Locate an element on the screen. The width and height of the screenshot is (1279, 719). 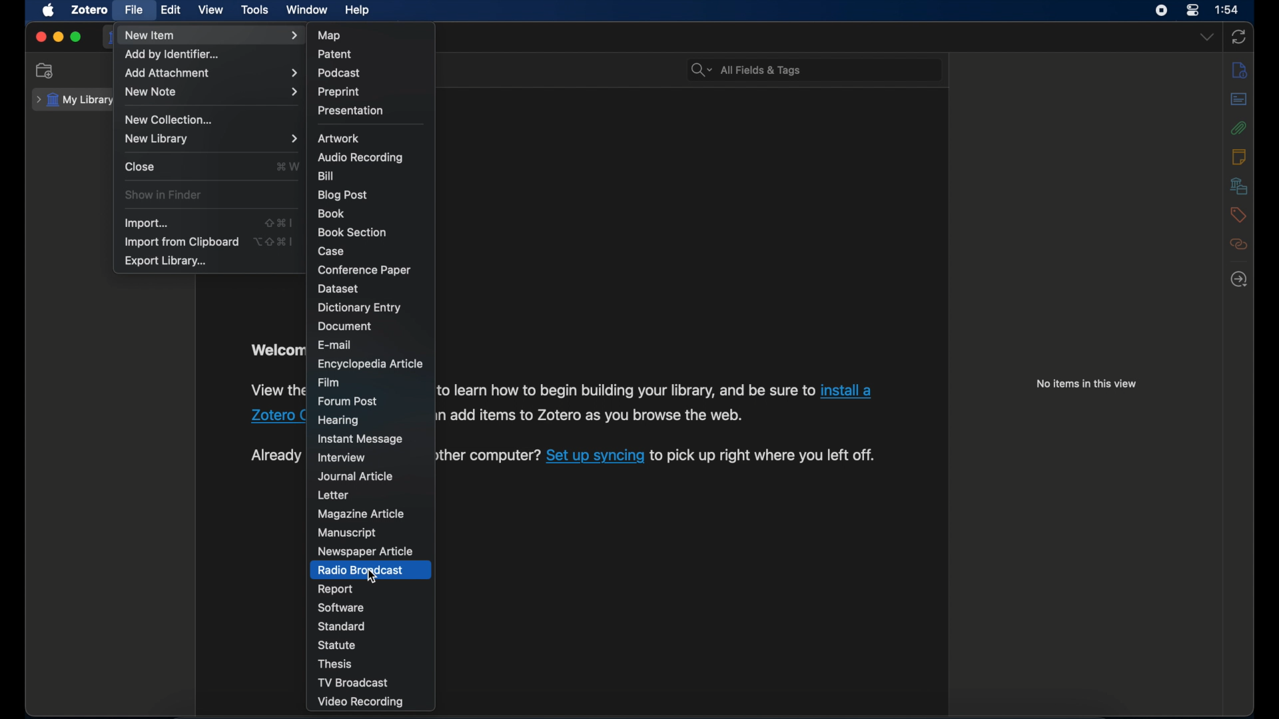
view is located at coordinates (212, 10).